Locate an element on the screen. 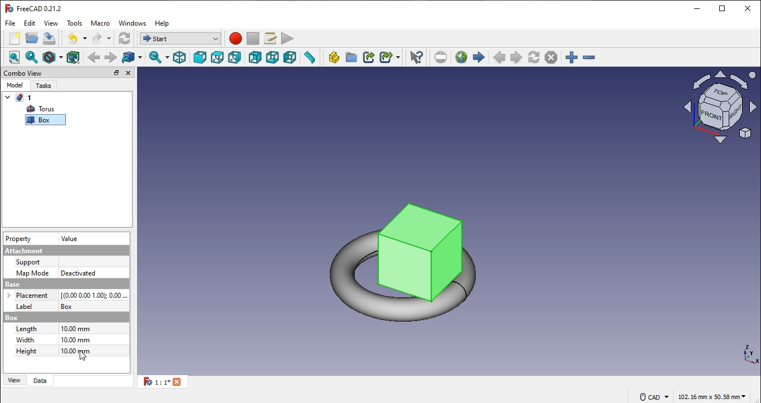 This screenshot has height=403, width=761. Support Map Mode Deactivated is located at coordinates (64, 267).